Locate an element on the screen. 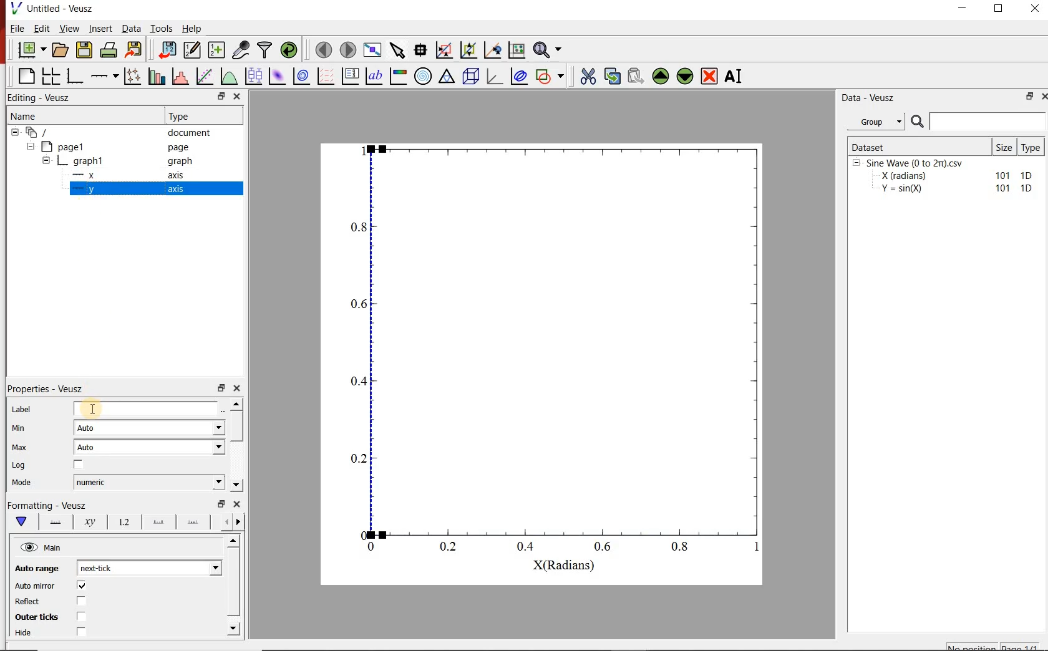 The height and width of the screenshot is (651, 1048). Textbox is located at coordinates (147, 409).